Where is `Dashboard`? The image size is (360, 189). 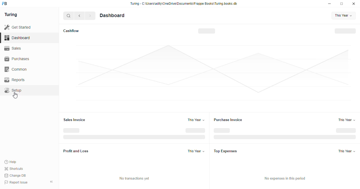
Dashboard is located at coordinates (27, 38).